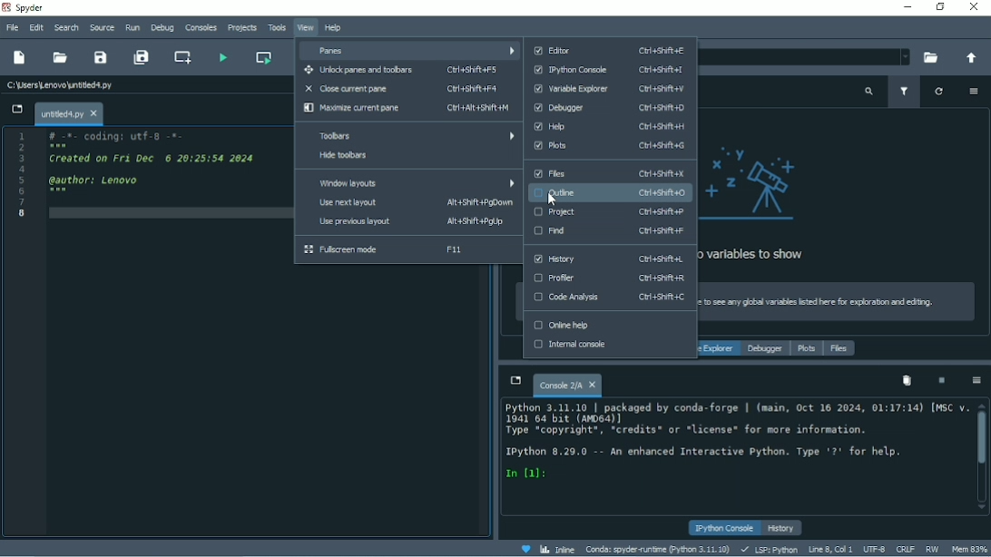  I want to click on Refresh variables, so click(937, 92).